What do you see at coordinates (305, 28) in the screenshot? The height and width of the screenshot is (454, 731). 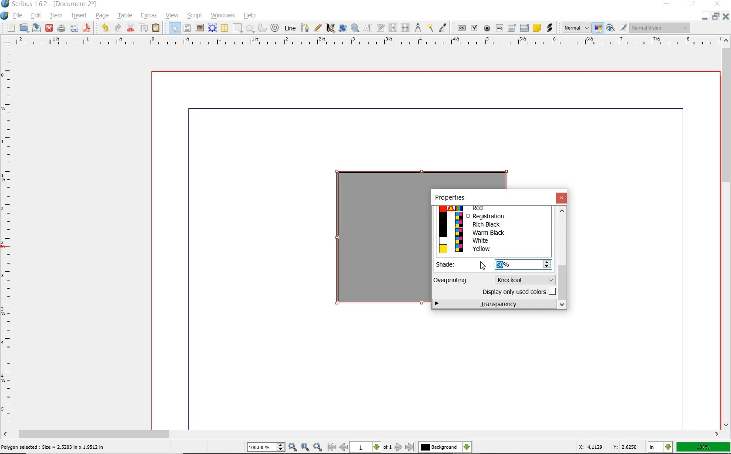 I see `bezier curve` at bounding box center [305, 28].